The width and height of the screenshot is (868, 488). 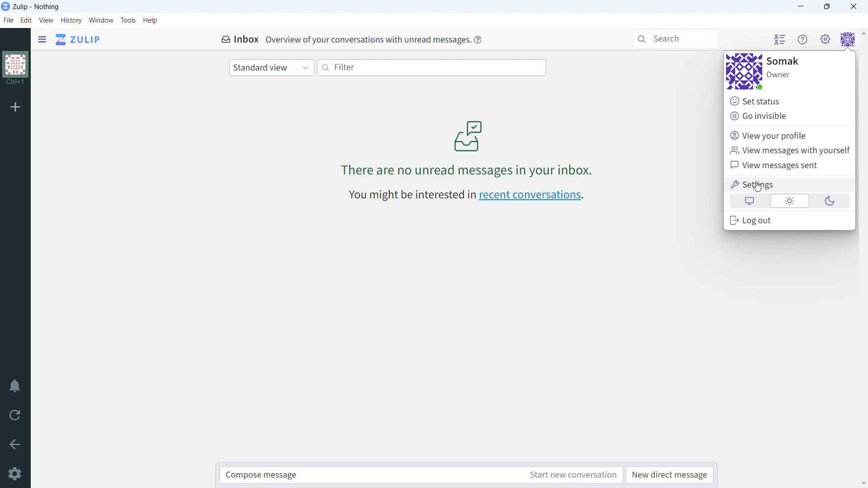 What do you see at coordinates (15, 106) in the screenshot?
I see `add organization` at bounding box center [15, 106].